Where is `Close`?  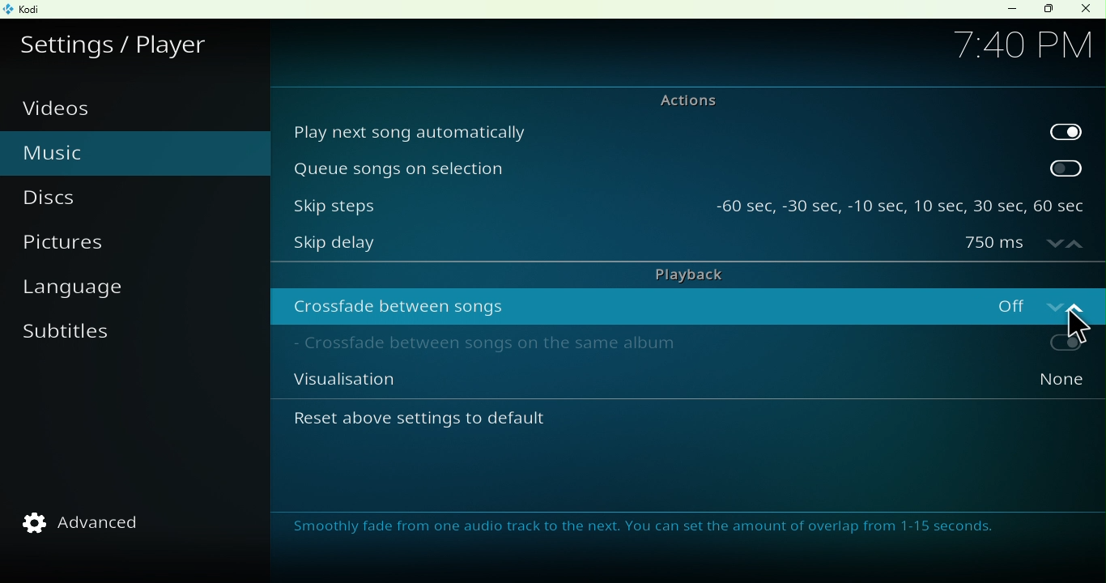 Close is located at coordinates (1085, 10).